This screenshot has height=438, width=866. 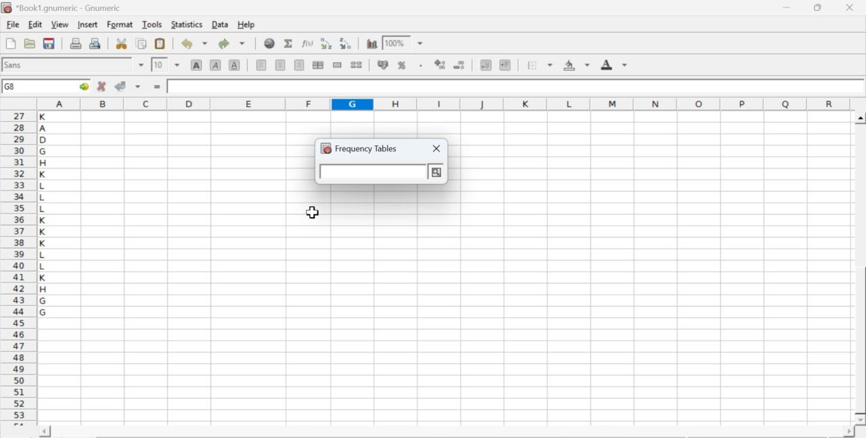 I want to click on decrease number of decimals displayed, so click(x=459, y=66).